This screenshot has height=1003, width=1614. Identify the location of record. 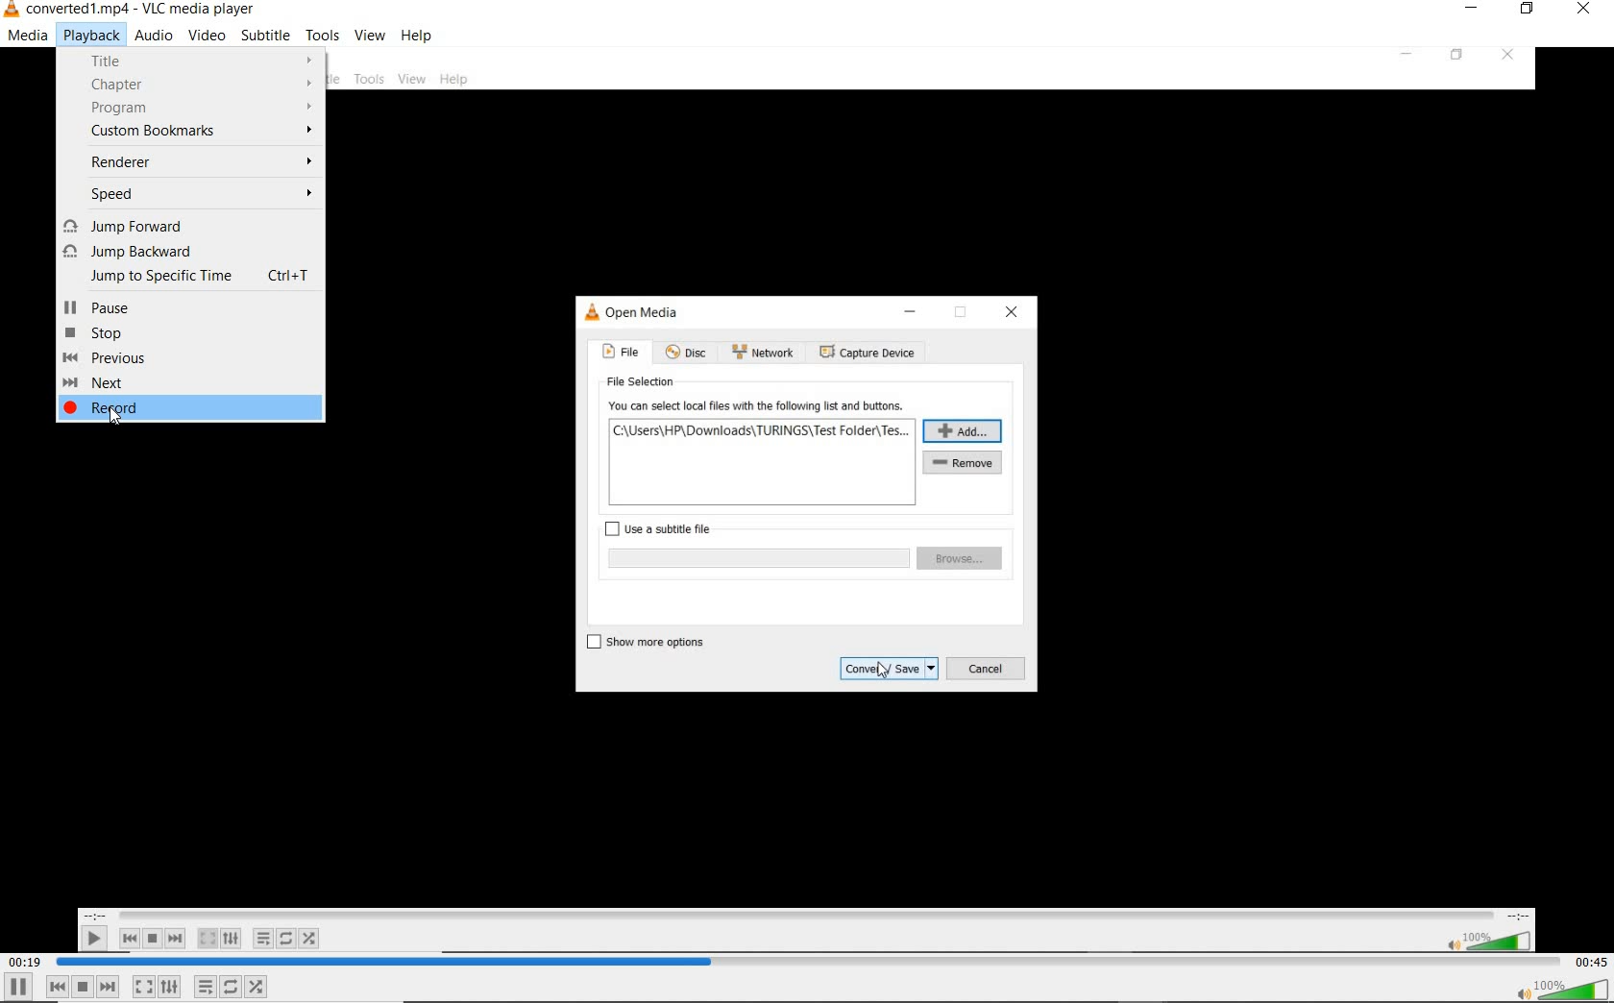
(108, 407).